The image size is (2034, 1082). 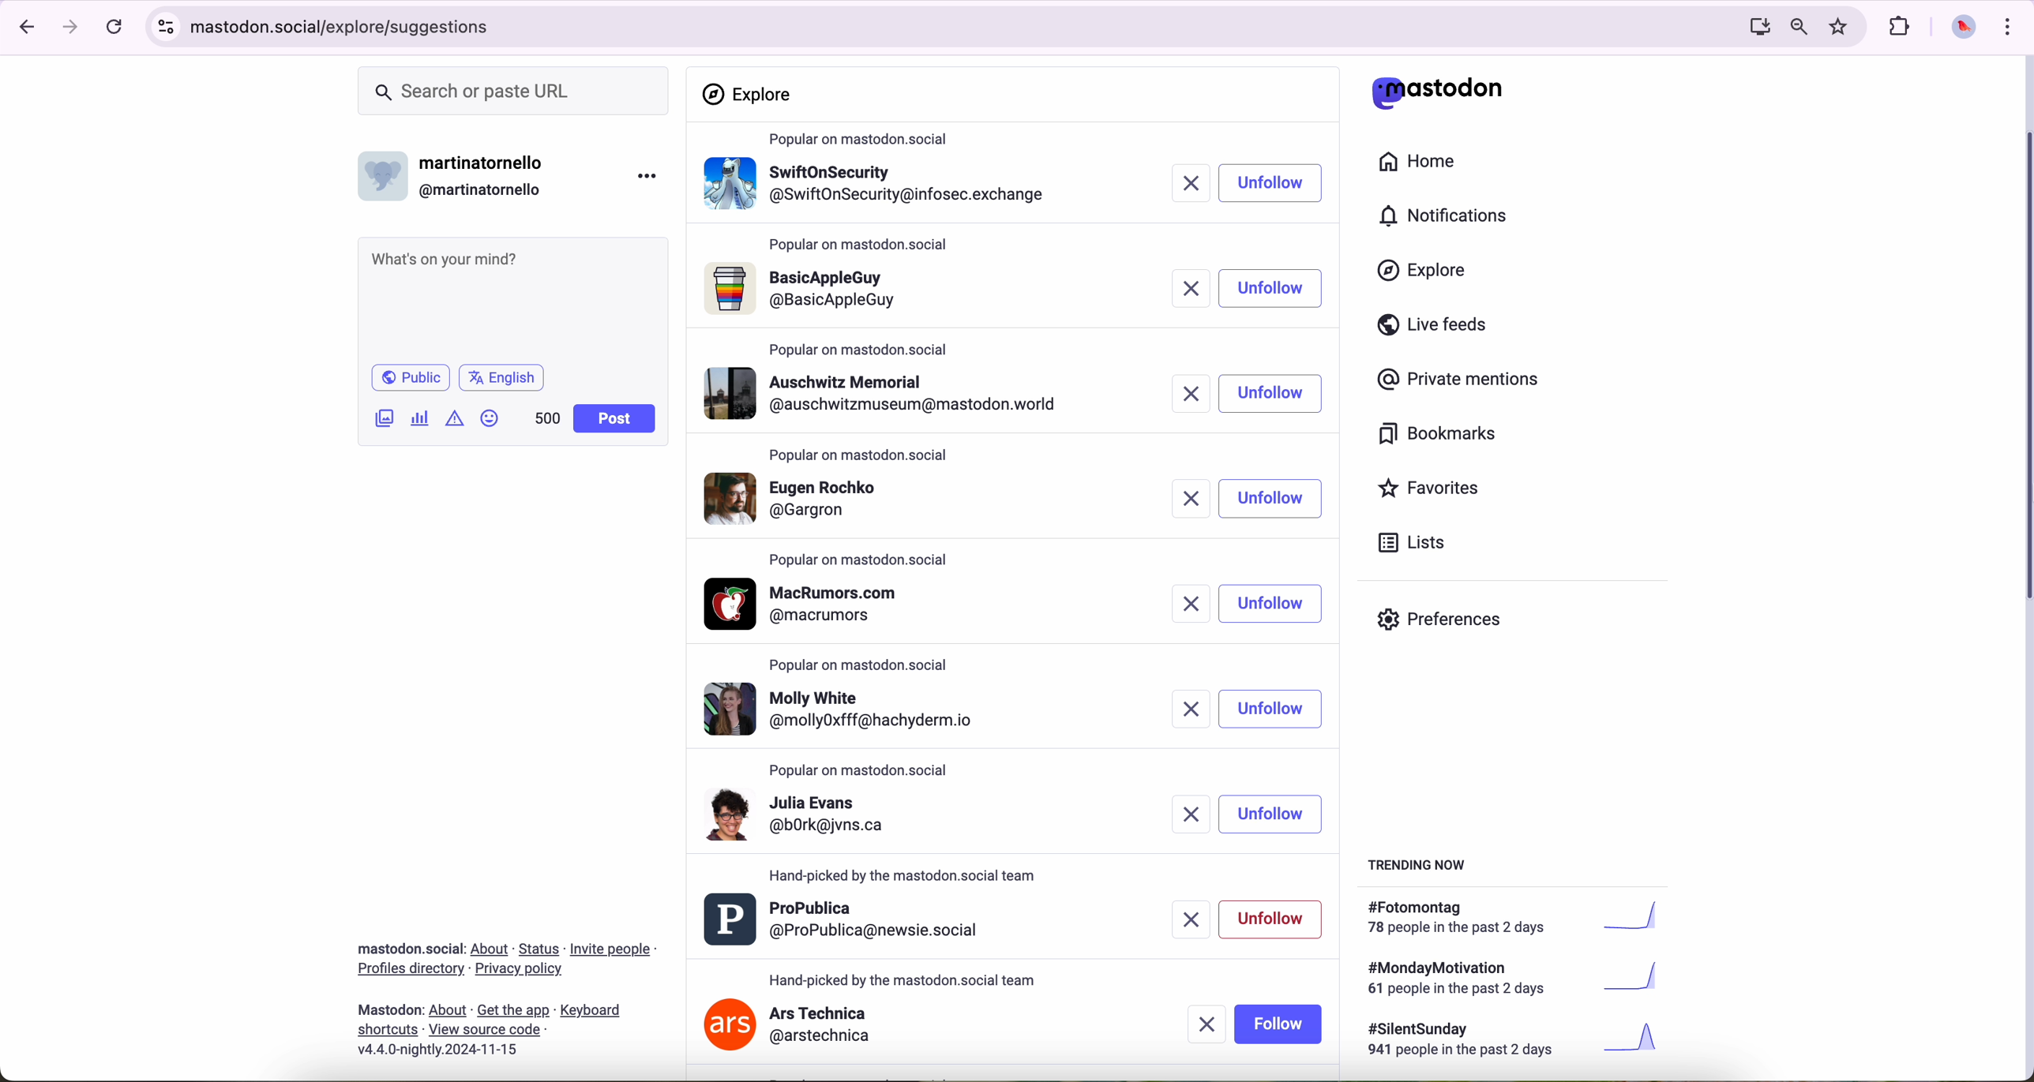 I want to click on follow button, so click(x=1278, y=1024).